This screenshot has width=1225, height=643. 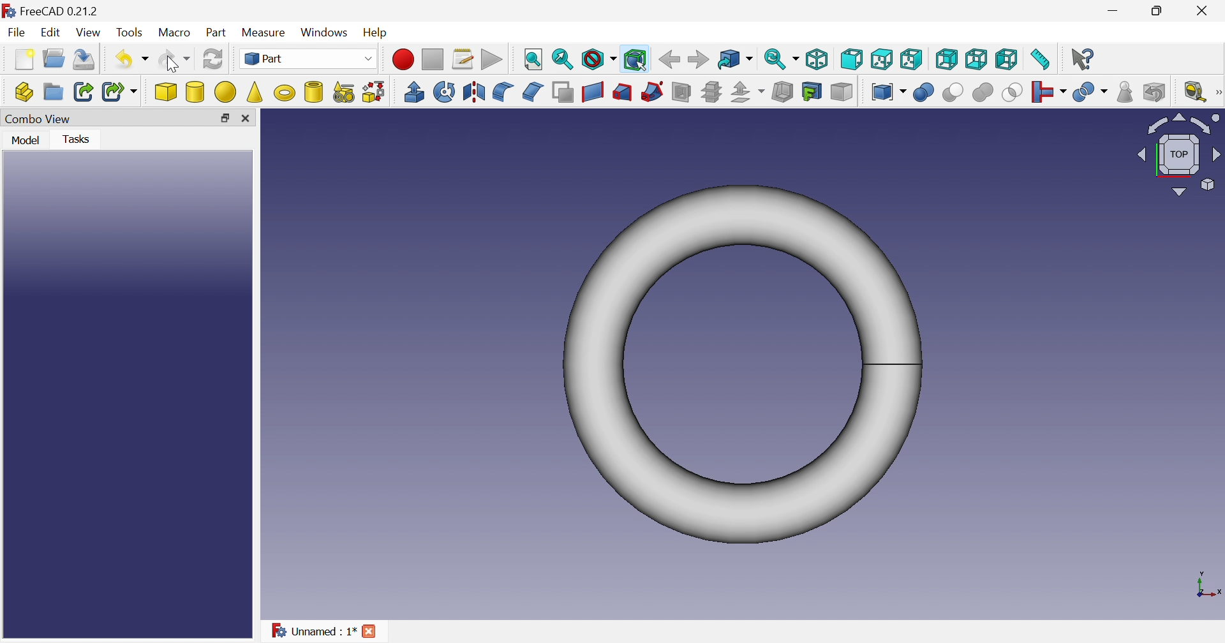 I want to click on Go to linked object, so click(x=734, y=60).